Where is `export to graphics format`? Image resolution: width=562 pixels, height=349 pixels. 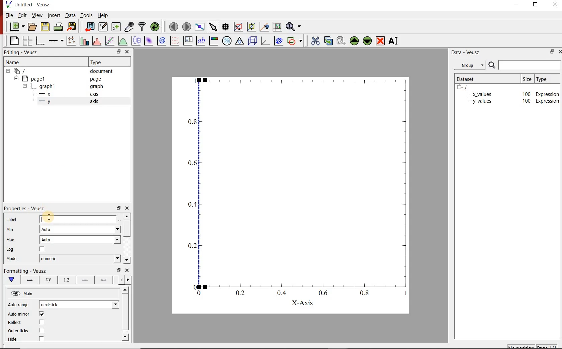 export to graphics format is located at coordinates (72, 26).